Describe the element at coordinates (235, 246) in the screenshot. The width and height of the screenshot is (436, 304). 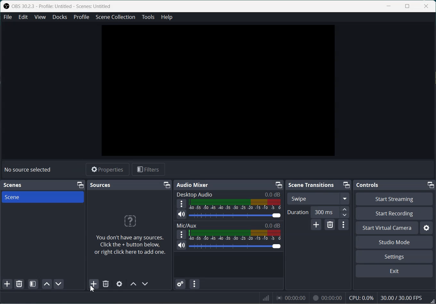
I see `Volume Adjuster` at that location.